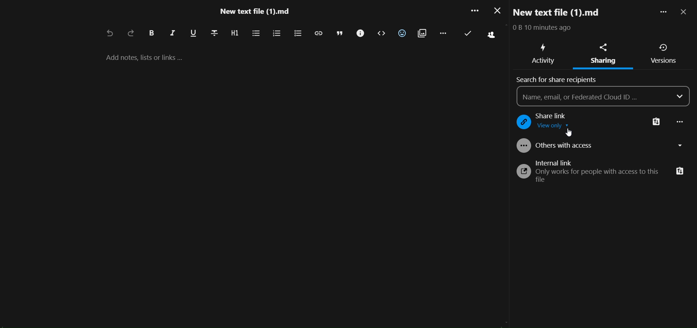 The width and height of the screenshot is (697, 328). Describe the element at coordinates (656, 123) in the screenshot. I see `copy link` at that location.